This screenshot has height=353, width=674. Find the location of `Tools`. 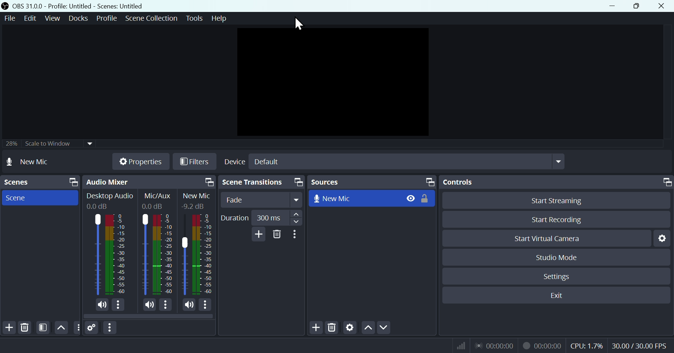

Tools is located at coordinates (196, 18).